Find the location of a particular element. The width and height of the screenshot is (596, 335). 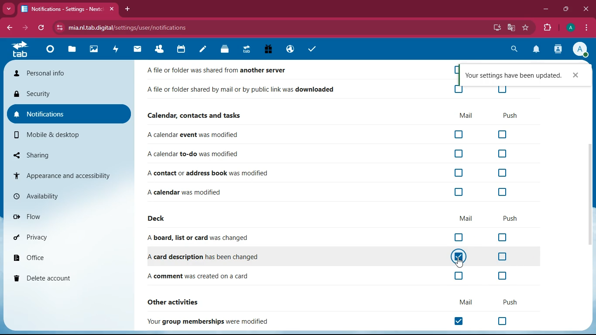

push is located at coordinates (511, 115).